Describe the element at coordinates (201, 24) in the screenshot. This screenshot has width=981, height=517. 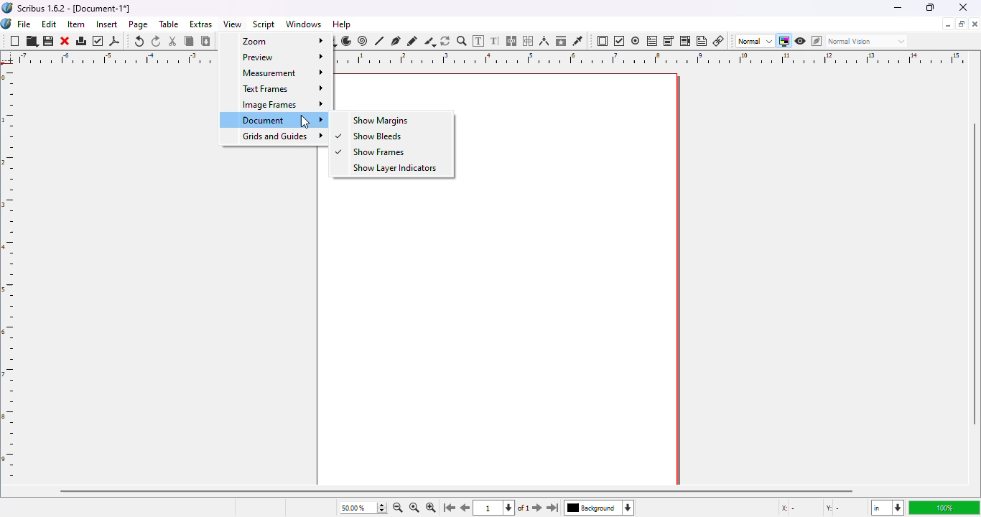
I see `extras` at that location.